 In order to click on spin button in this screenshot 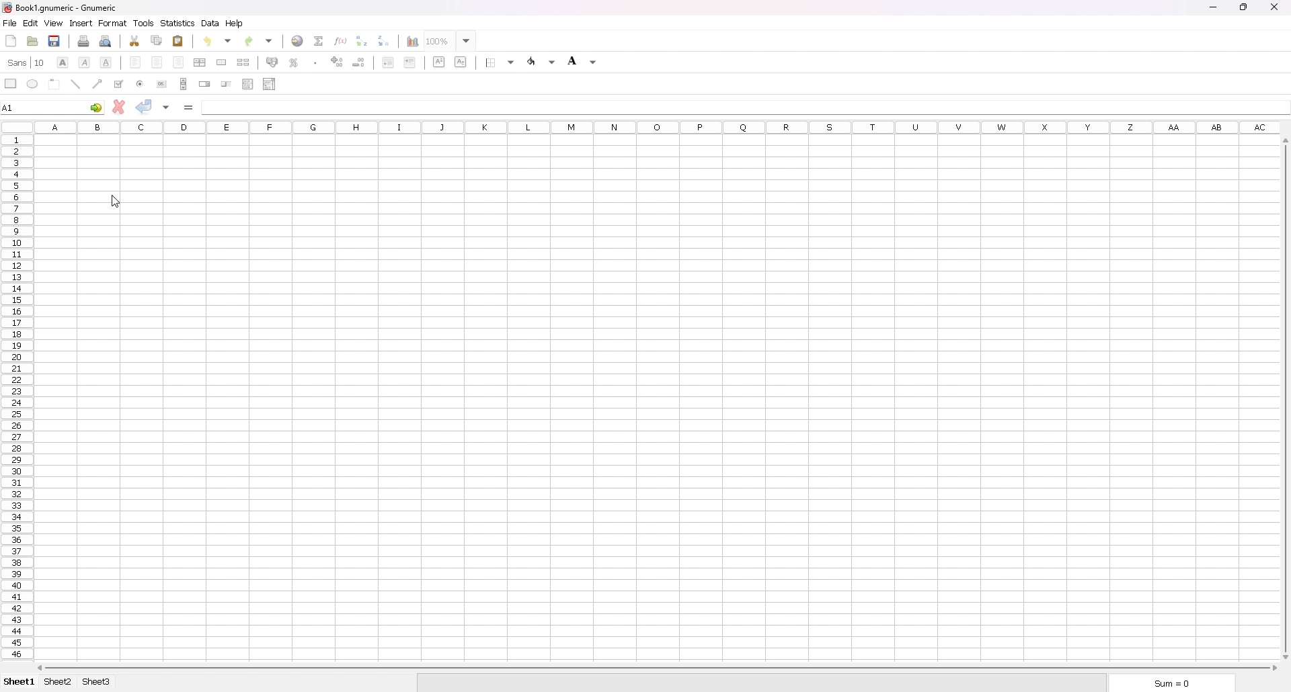, I will do `click(204, 85)`.